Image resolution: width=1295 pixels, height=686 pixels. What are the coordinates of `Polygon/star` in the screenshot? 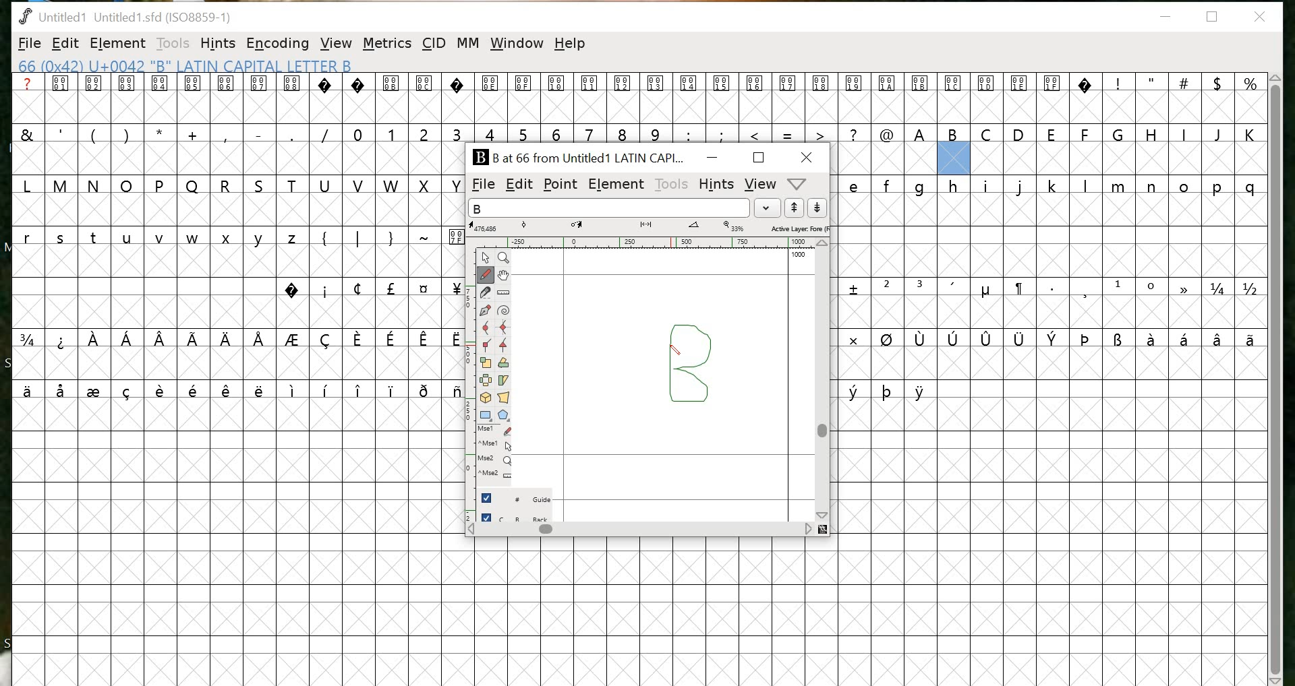 It's located at (505, 415).